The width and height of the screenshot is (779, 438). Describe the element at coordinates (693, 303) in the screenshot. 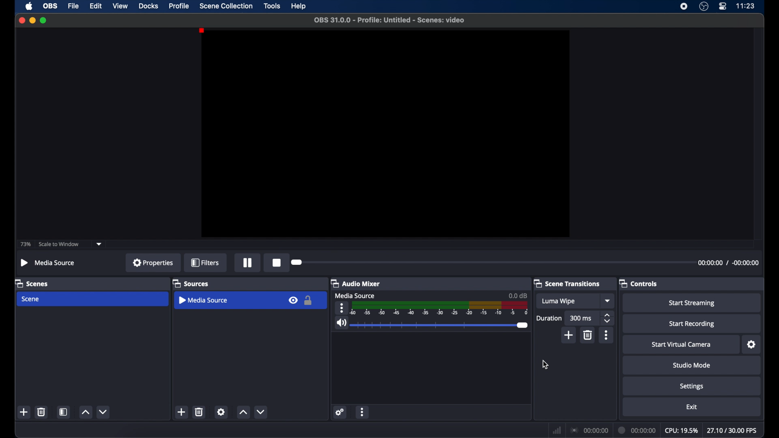

I see `start streaming` at that location.